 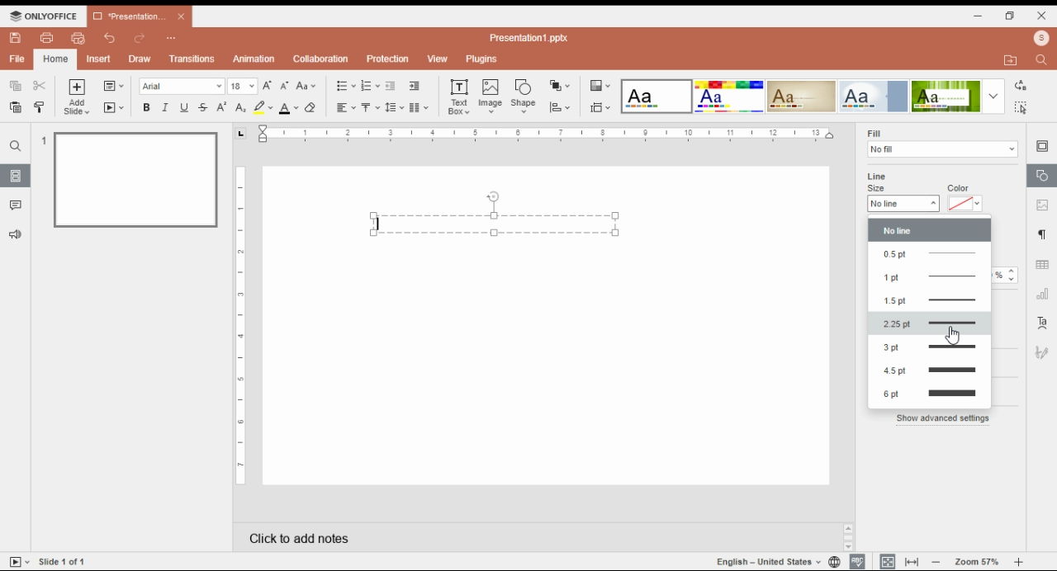 I want to click on tart slideshow, so click(x=20, y=561).